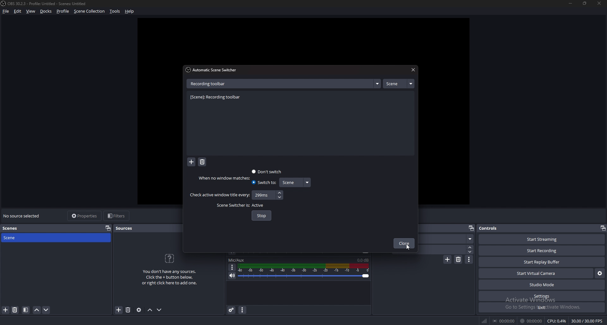  What do you see at coordinates (139, 310) in the screenshot?
I see `source properties` at bounding box center [139, 310].